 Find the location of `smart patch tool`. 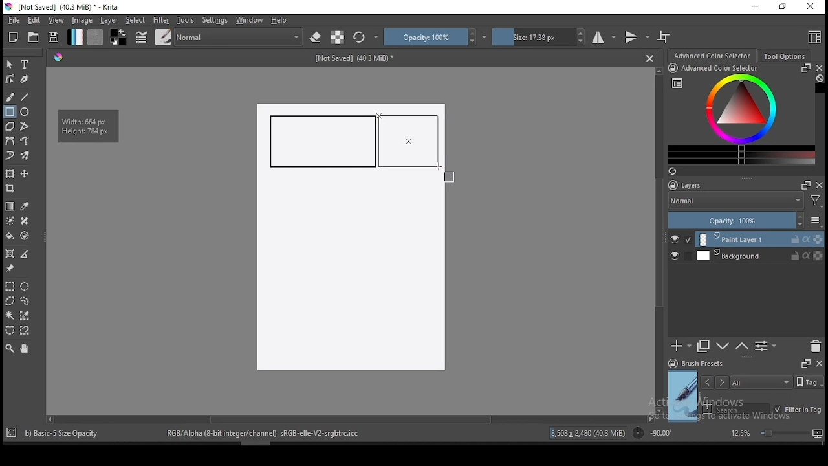

smart patch tool is located at coordinates (25, 221).